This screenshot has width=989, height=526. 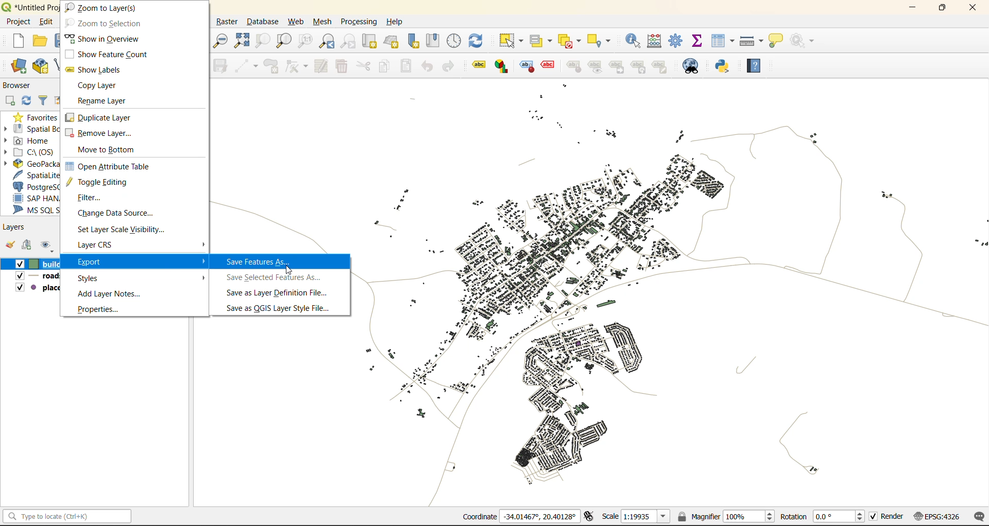 I want to click on refresh, so click(x=28, y=100).